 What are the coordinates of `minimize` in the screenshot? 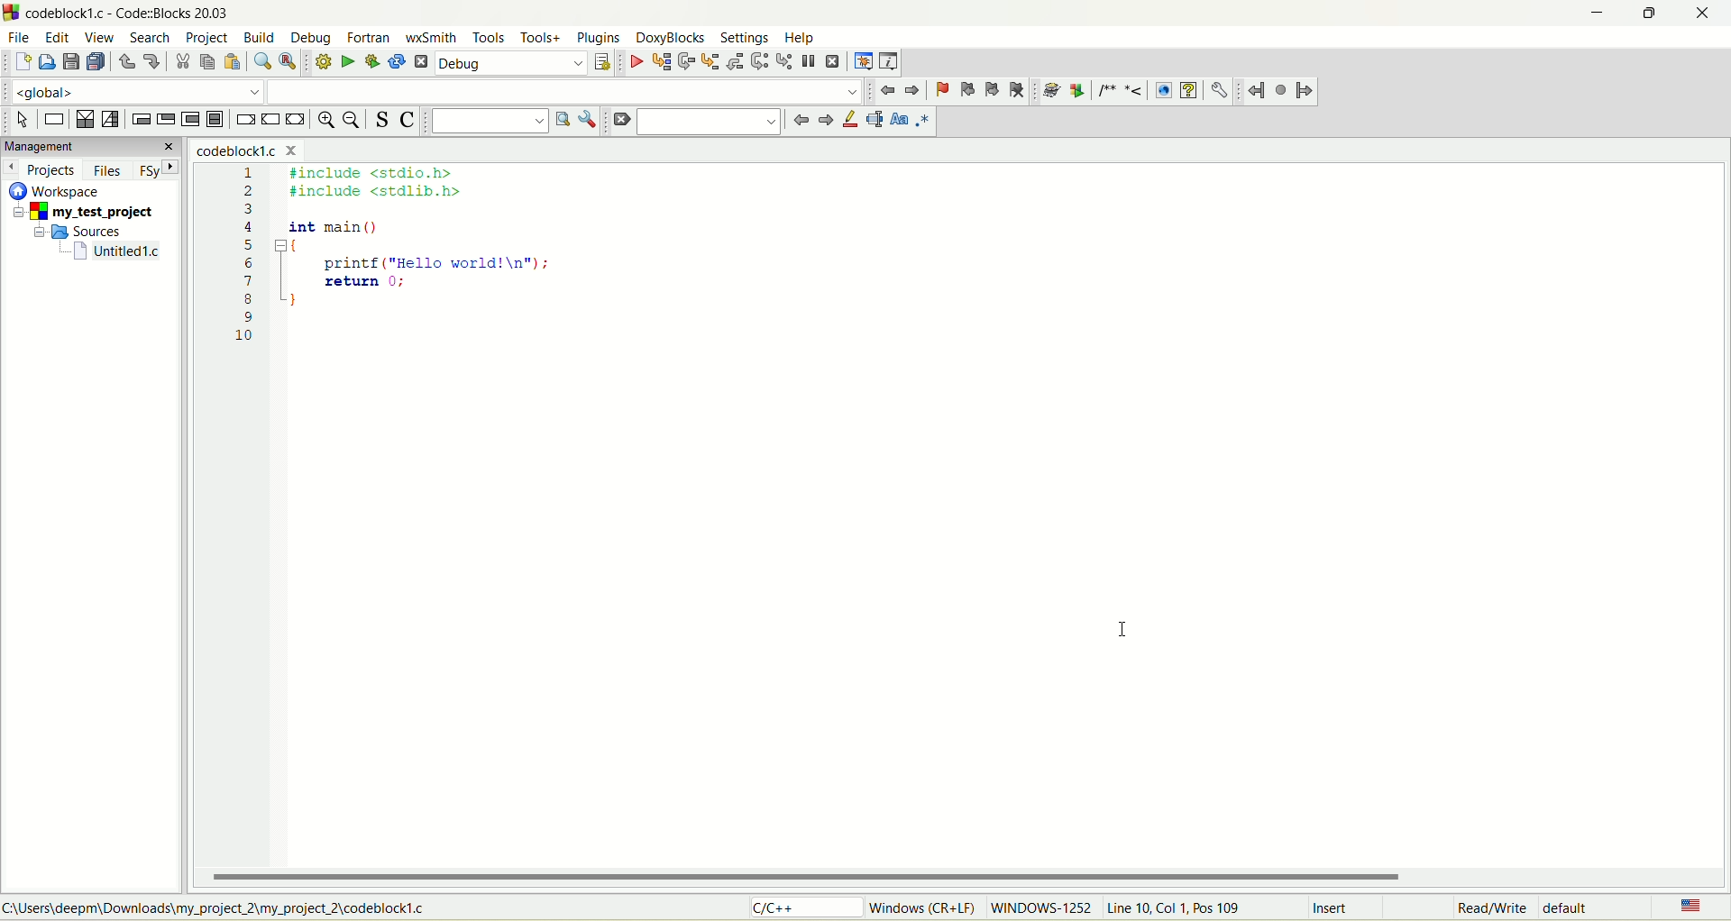 It's located at (1593, 16).